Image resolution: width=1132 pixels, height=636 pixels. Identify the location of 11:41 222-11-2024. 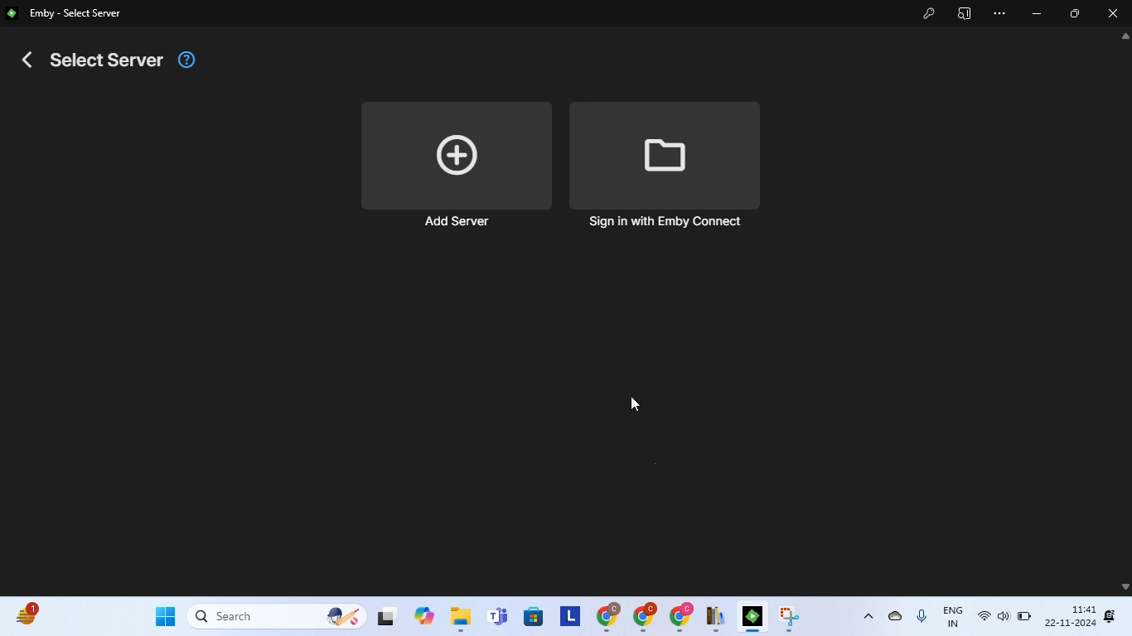
(1070, 614).